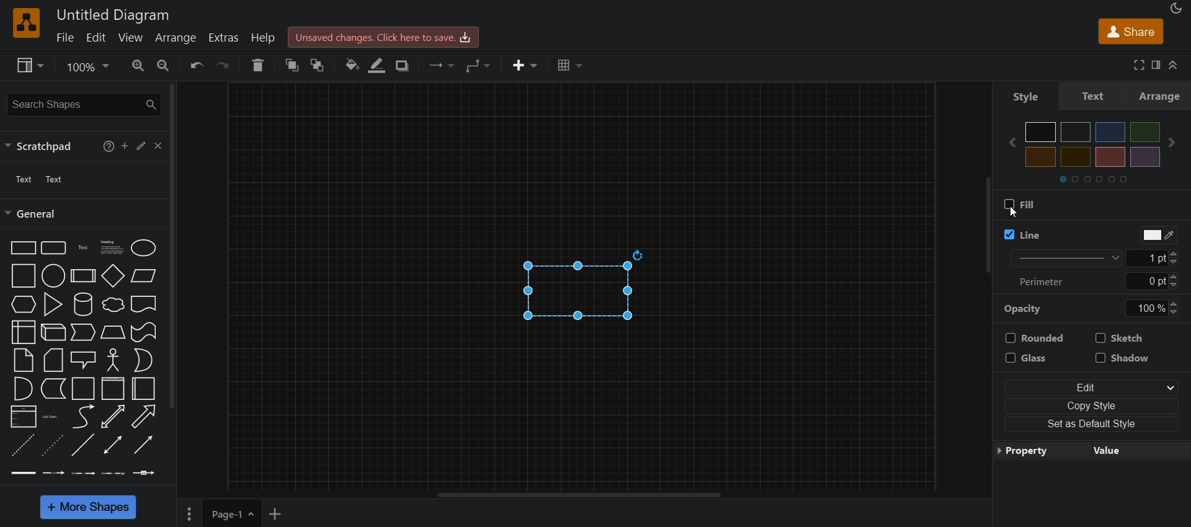 This screenshot has height=527, width=1191. I want to click on rectangle, so click(570, 291).